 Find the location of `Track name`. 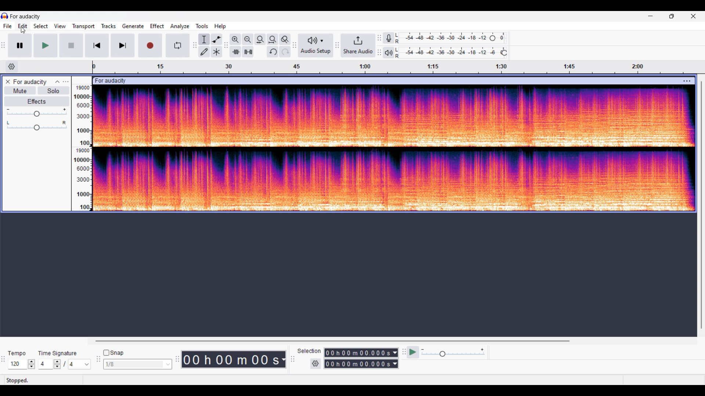

Track name is located at coordinates (30, 82).